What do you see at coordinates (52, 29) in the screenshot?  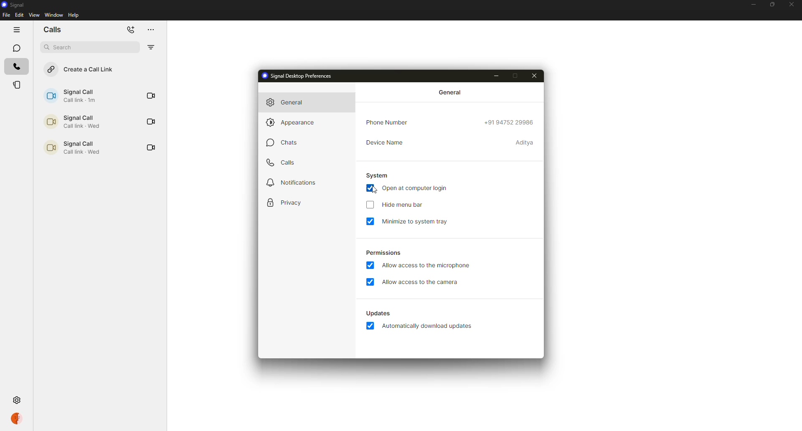 I see `chats` at bounding box center [52, 29].